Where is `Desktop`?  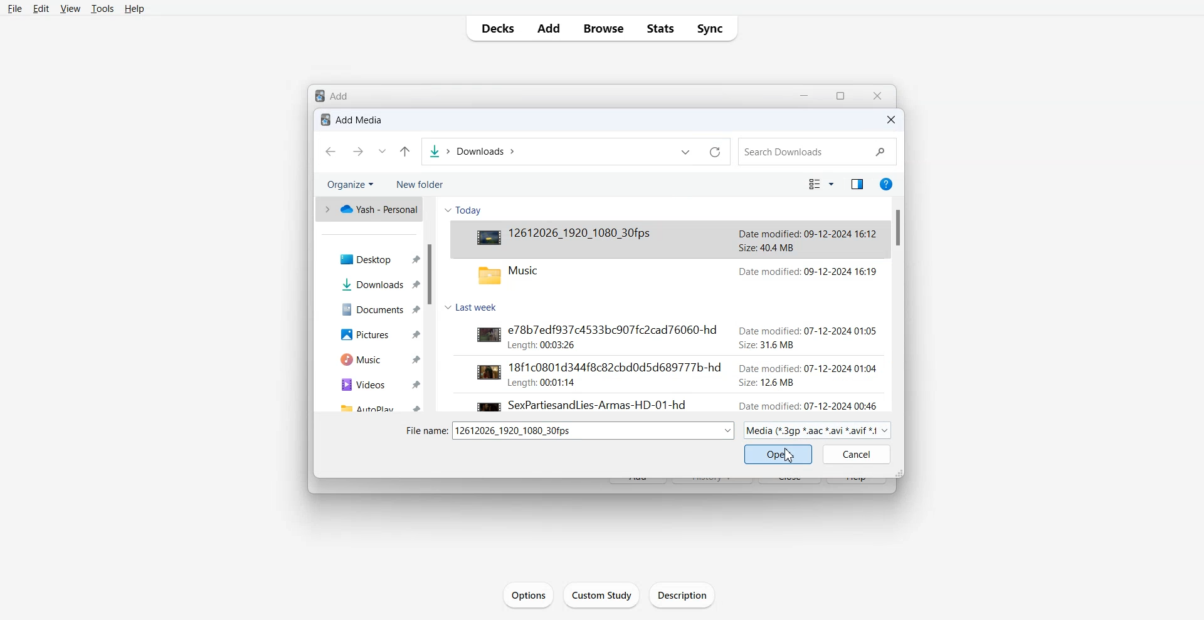 Desktop is located at coordinates (374, 257).